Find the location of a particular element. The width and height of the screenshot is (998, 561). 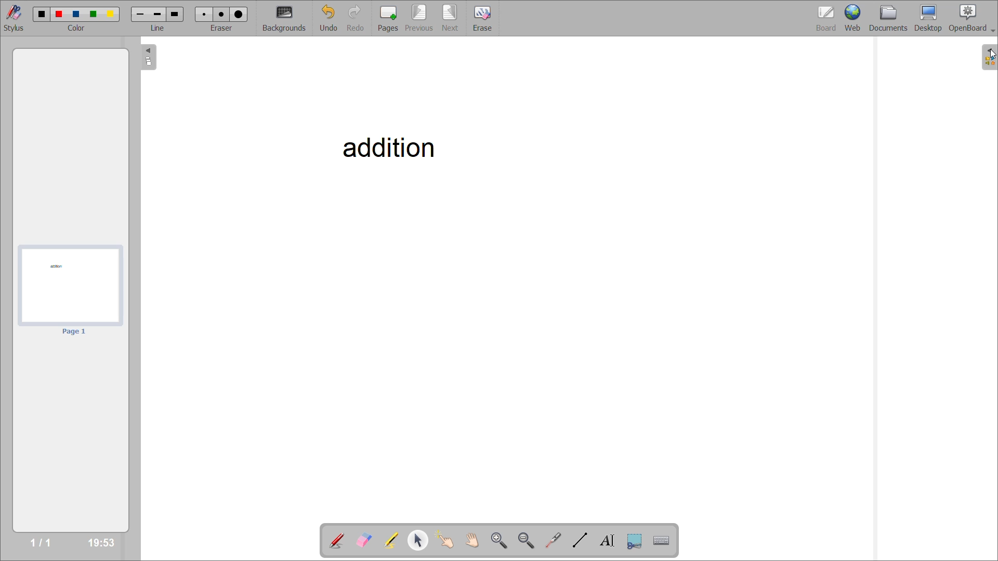

line 2 is located at coordinates (157, 16).